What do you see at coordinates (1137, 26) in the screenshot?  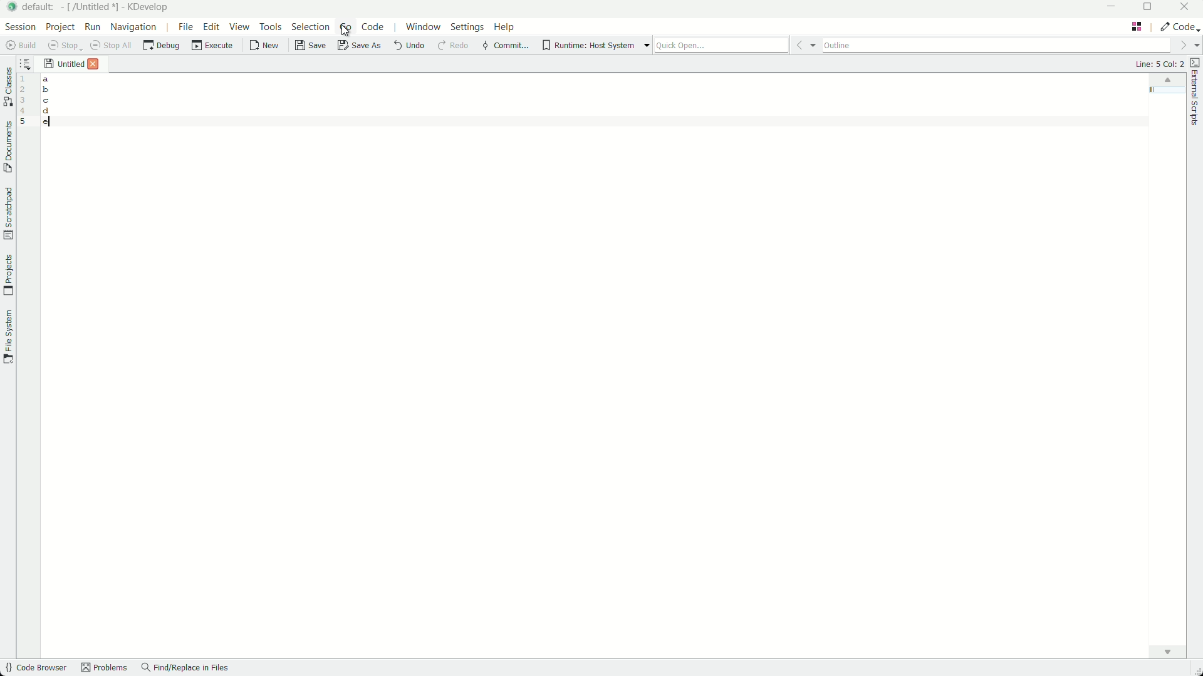 I see `edit layout` at bounding box center [1137, 26].